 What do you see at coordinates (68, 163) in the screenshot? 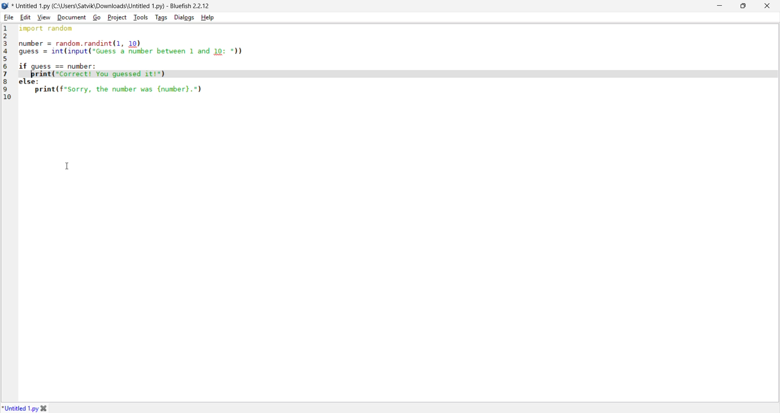
I see `cursor` at bounding box center [68, 163].